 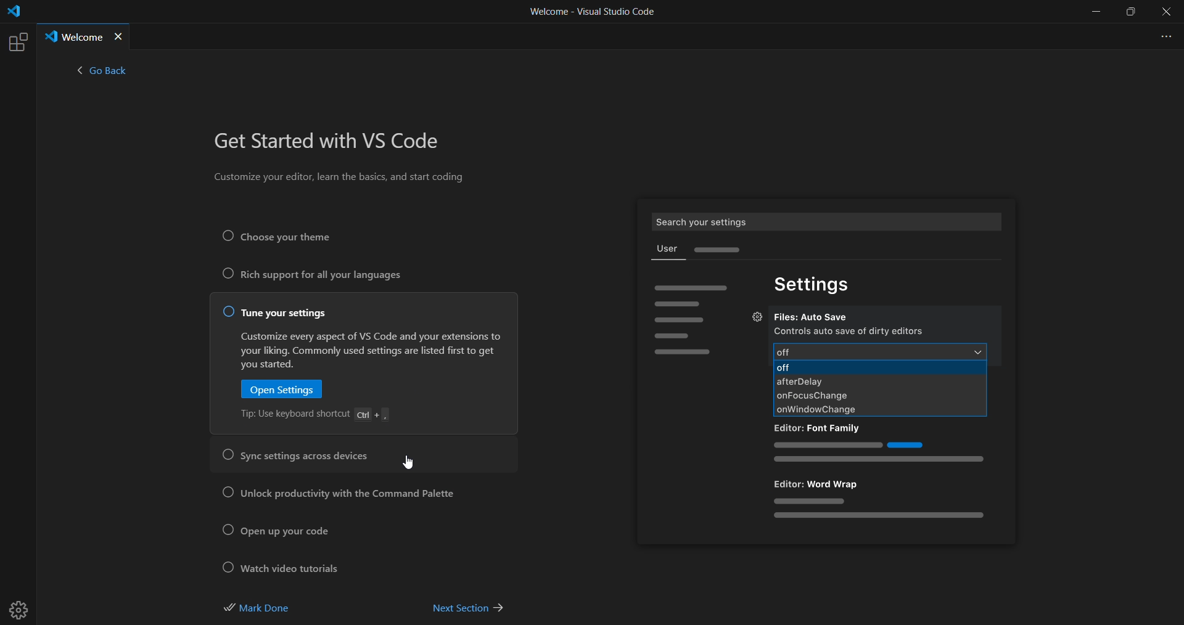 What do you see at coordinates (339, 493) in the screenshot?
I see `unlock productivity with the command palette` at bounding box center [339, 493].